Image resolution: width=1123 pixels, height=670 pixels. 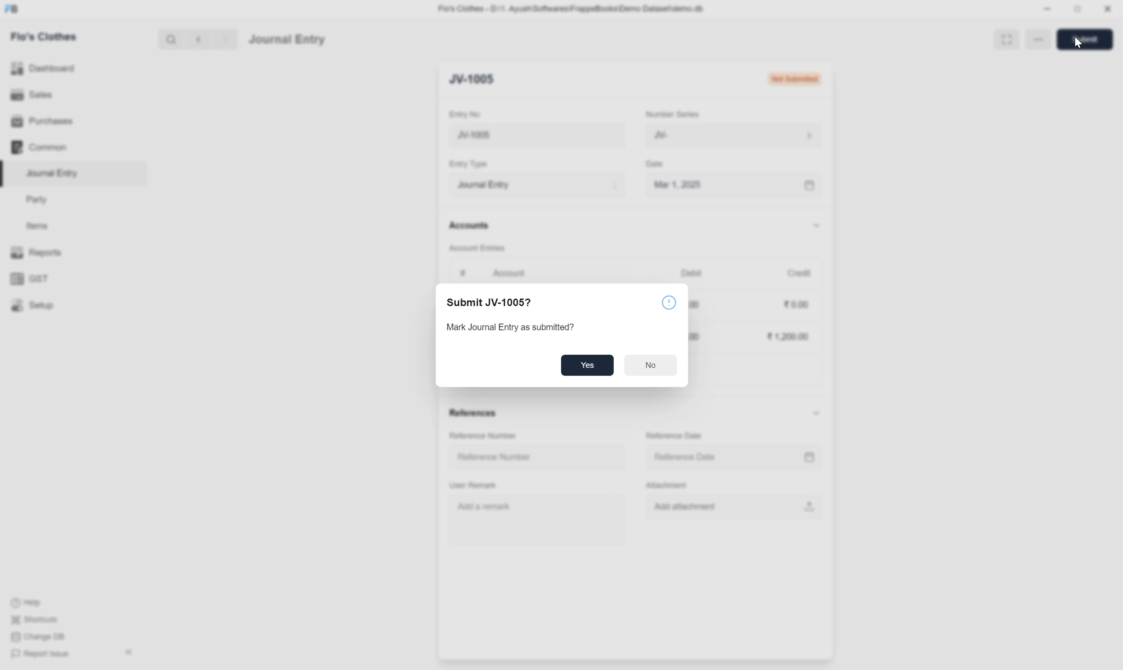 I want to click on calendar, so click(x=810, y=186).